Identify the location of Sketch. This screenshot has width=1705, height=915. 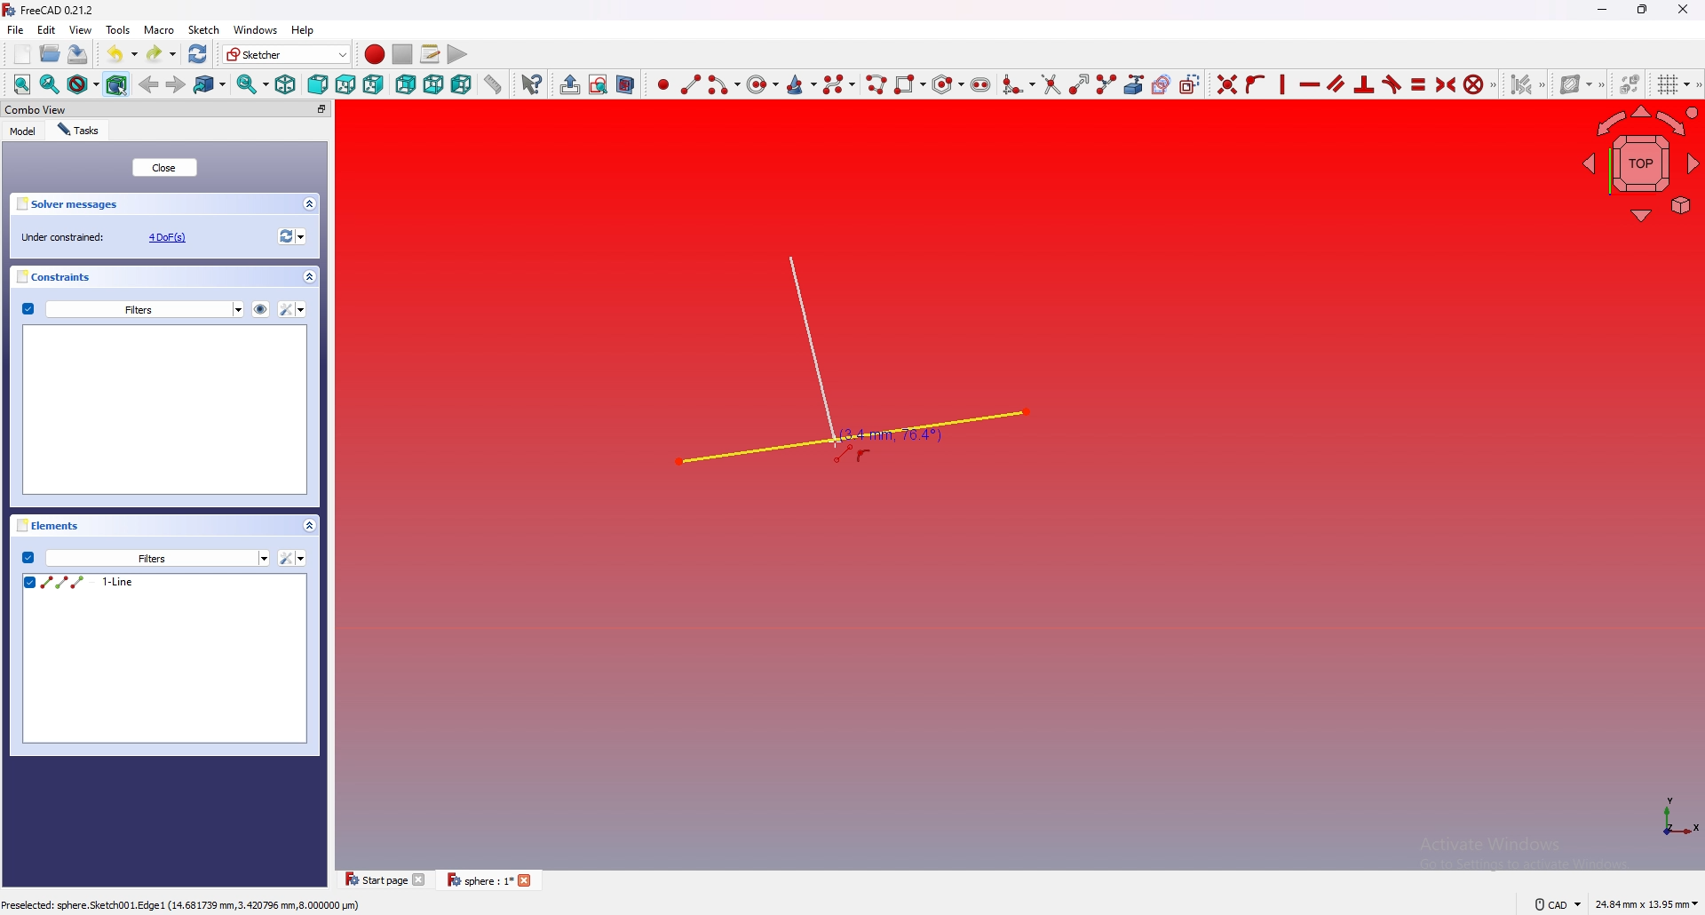
(205, 30).